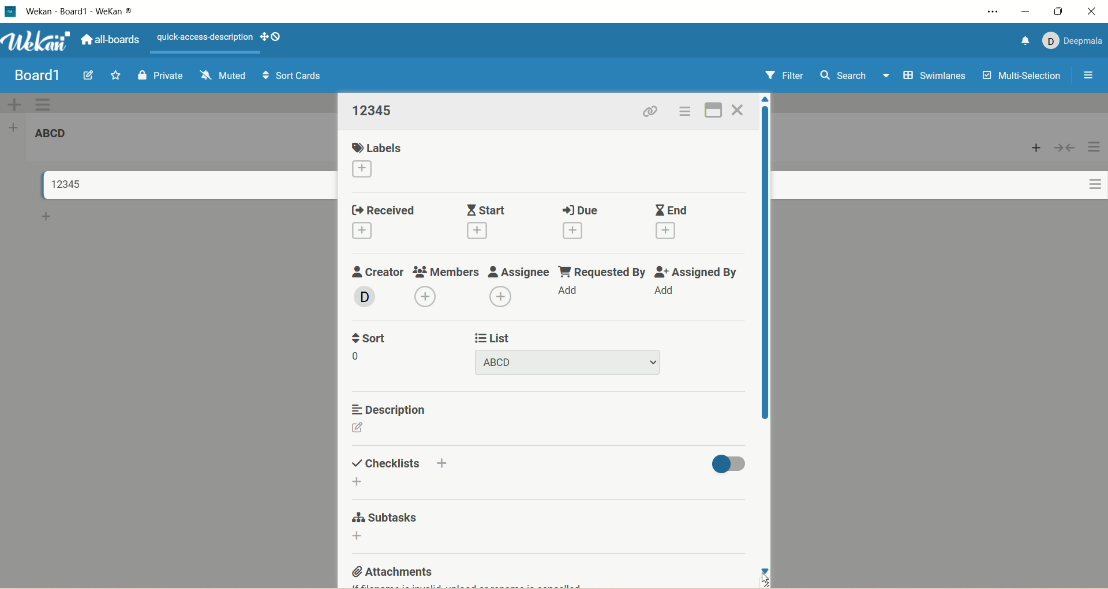 The height and width of the screenshot is (589, 1108). Describe the element at coordinates (1087, 76) in the screenshot. I see `open/close sidebar` at that location.